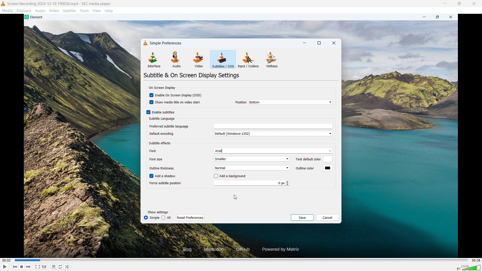 This screenshot has height=271, width=482. Describe the element at coordinates (7, 260) in the screenshot. I see `time elapsed` at that location.